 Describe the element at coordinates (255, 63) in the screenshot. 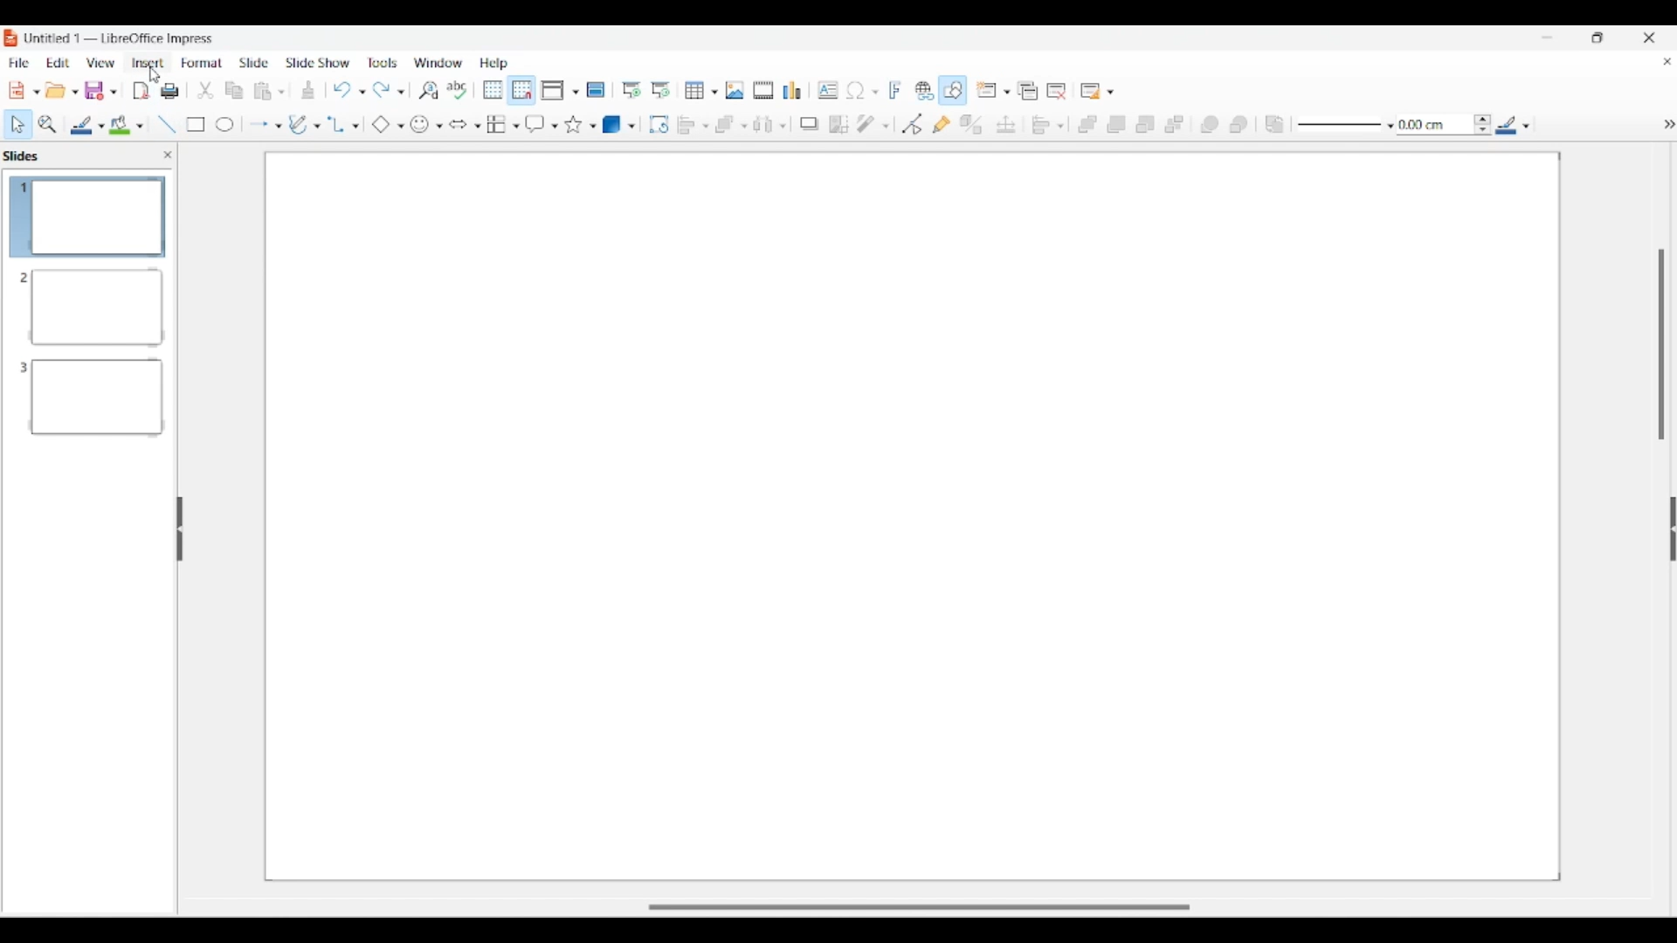

I see `Slide menu` at that location.